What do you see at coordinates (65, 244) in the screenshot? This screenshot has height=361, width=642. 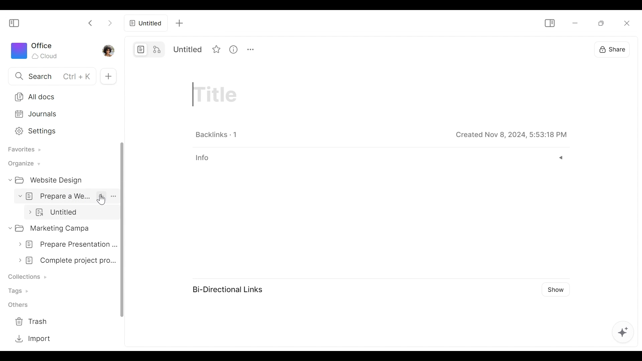 I see `Document` at bounding box center [65, 244].